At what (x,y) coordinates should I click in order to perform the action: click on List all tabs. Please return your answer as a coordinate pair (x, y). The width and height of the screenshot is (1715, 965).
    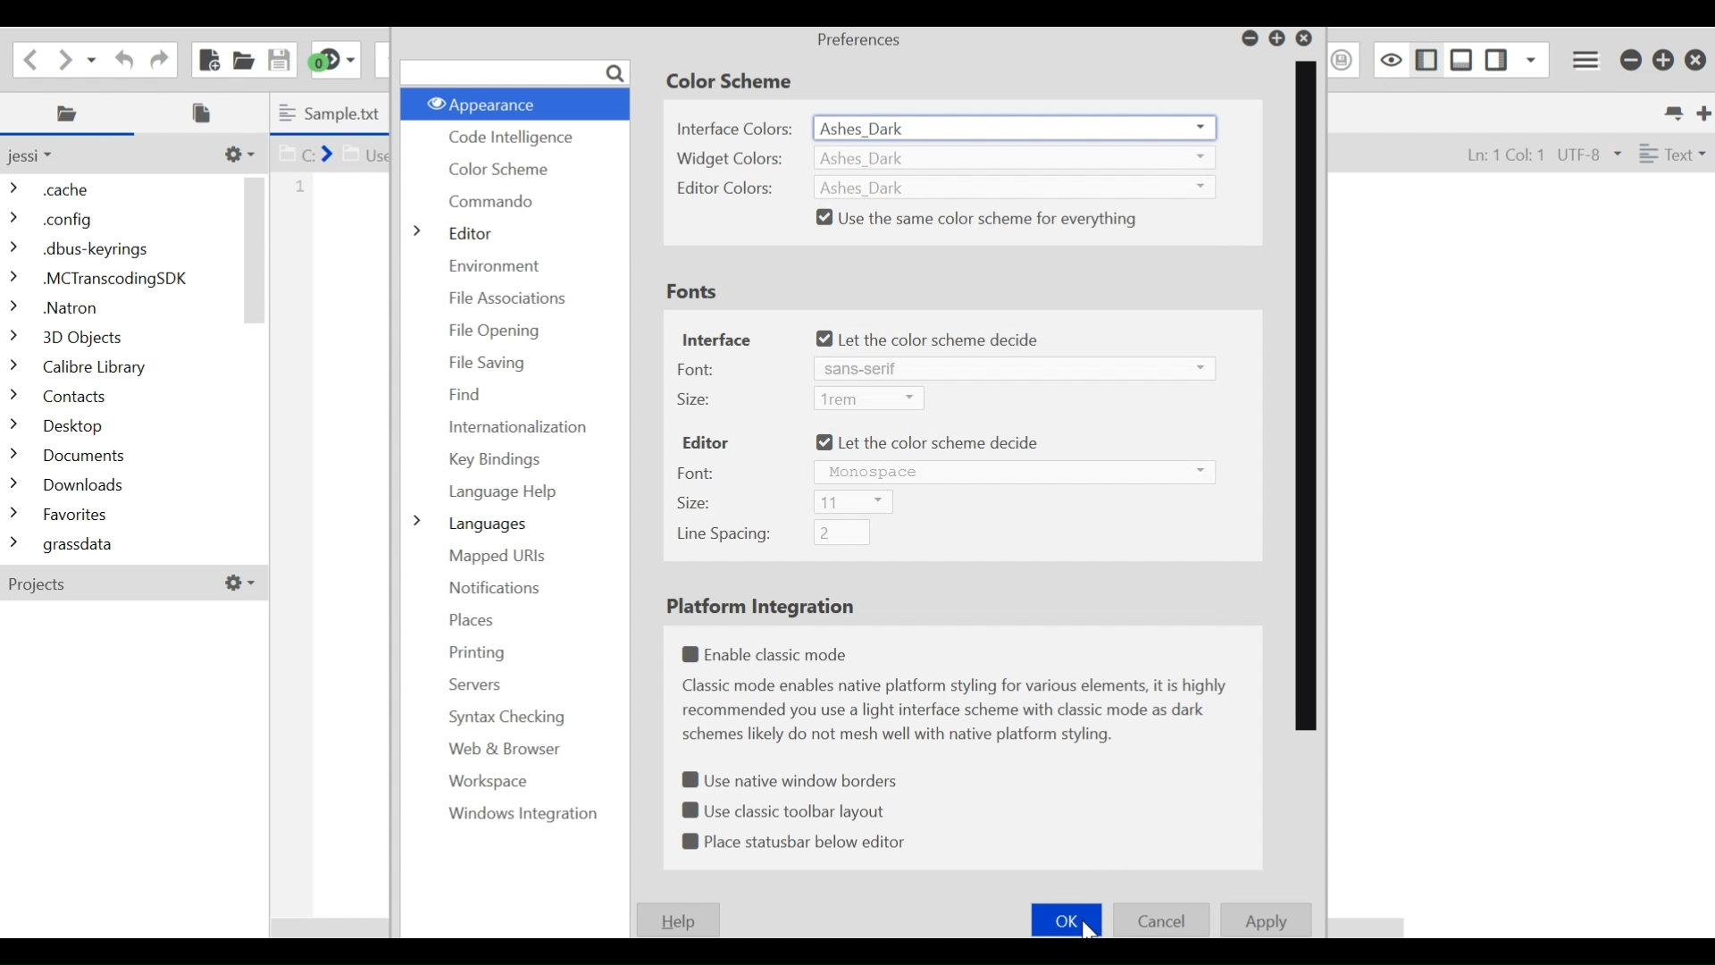
    Looking at the image, I should click on (1671, 111).